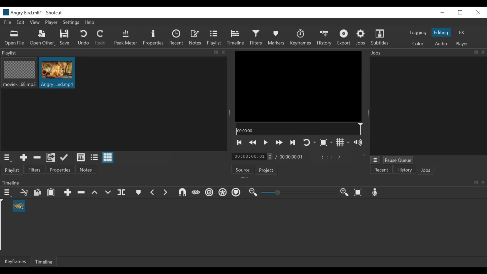  I want to click on Toggle play or pause (space), so click(266, 143).